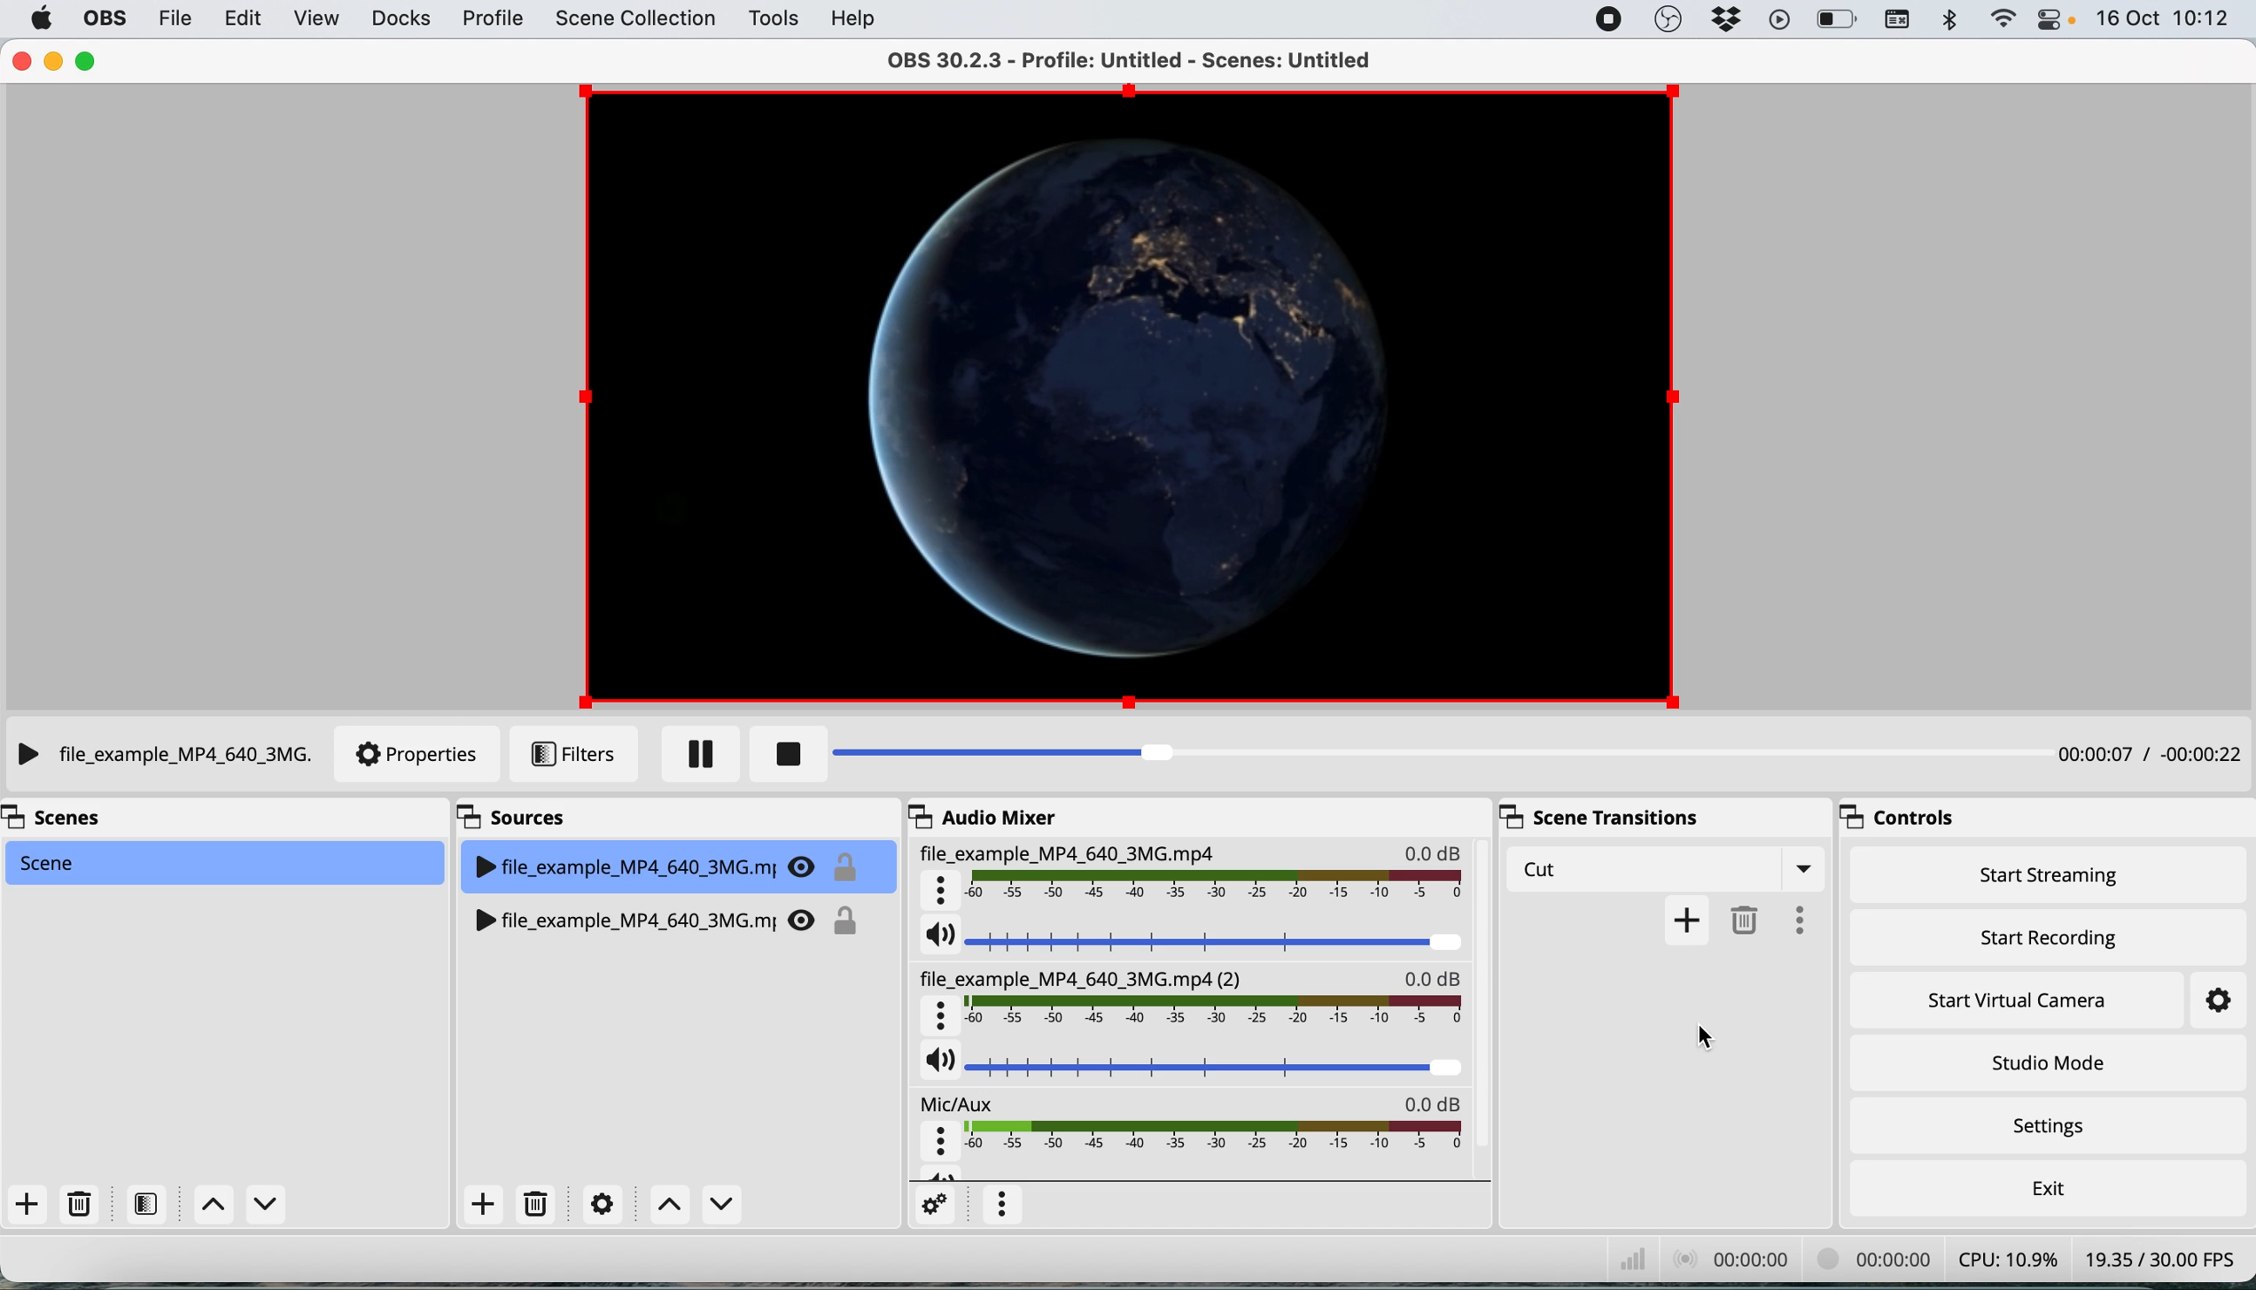 This screenshot has width=2256, height=1290. Describe the element at coordinates (2046, 1126) in the screenshot. I see `settings` at that location.